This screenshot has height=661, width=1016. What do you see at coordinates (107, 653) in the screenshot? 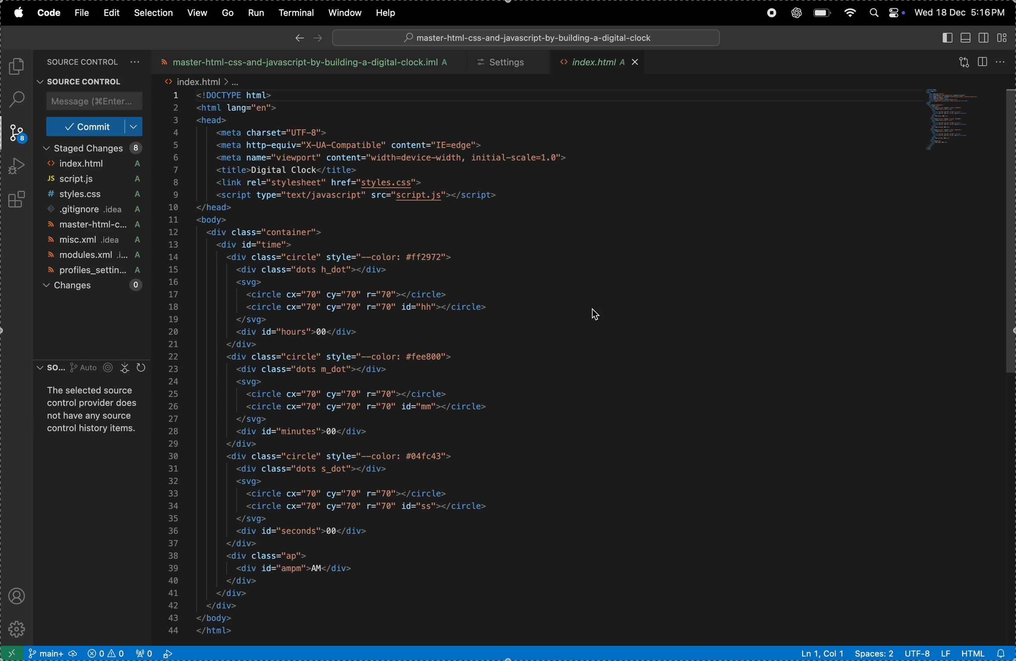
I see `view port ` at bounding box center [107, 653].